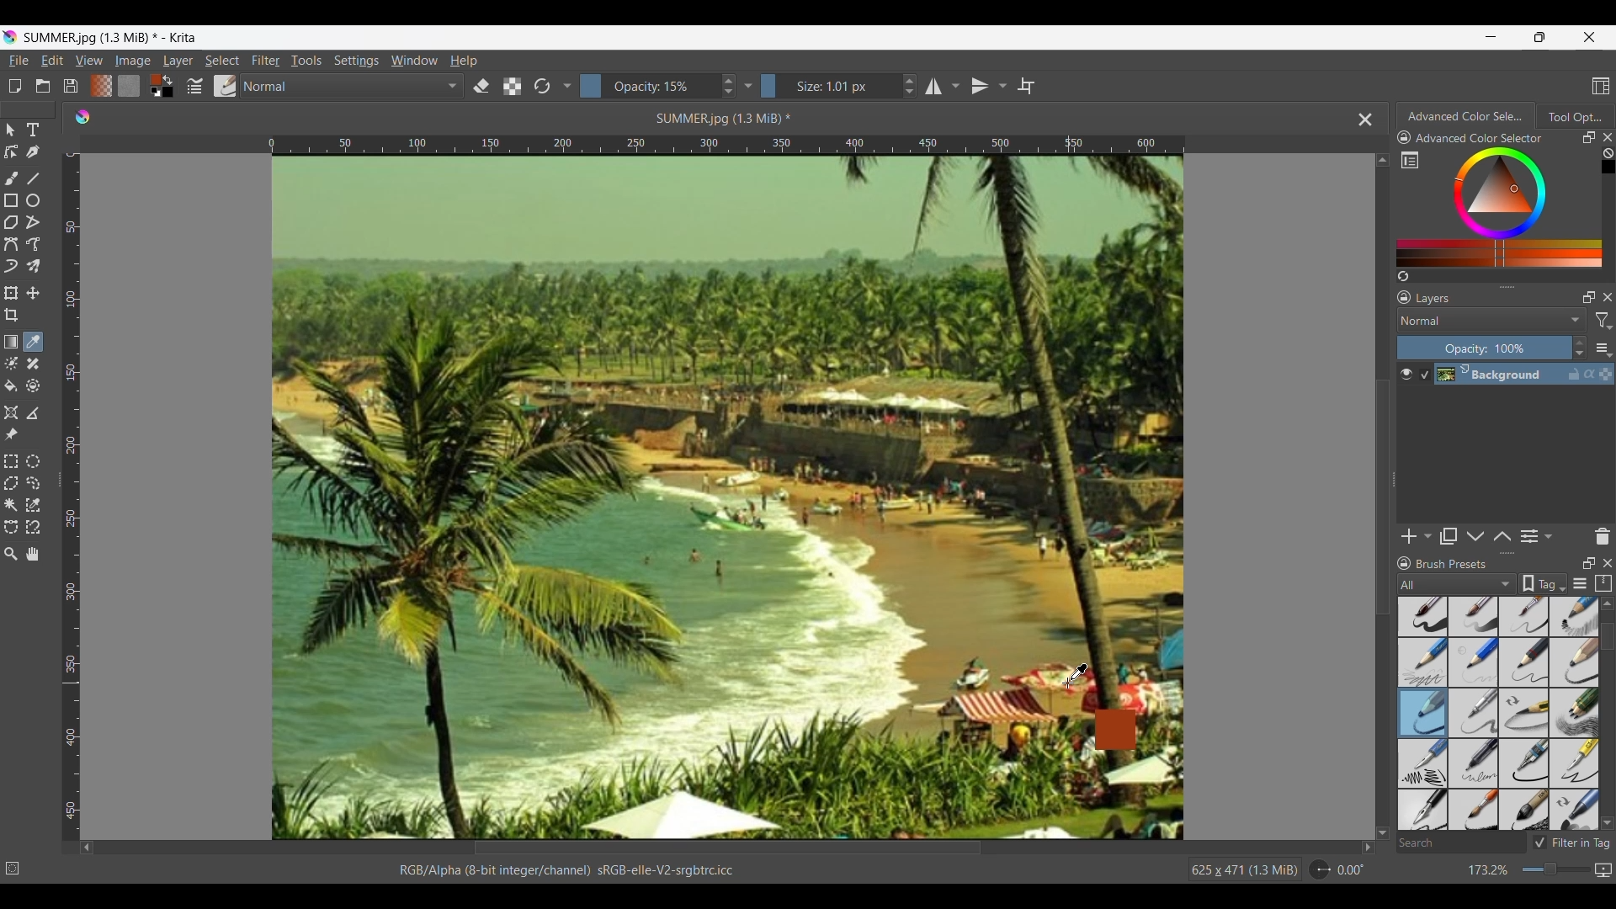 The width and height of the screenshot is (1616, 909). What do you see at coordinates (13, 869) in the screenshot?
I see `No selection` at bounding box center [13, 869].